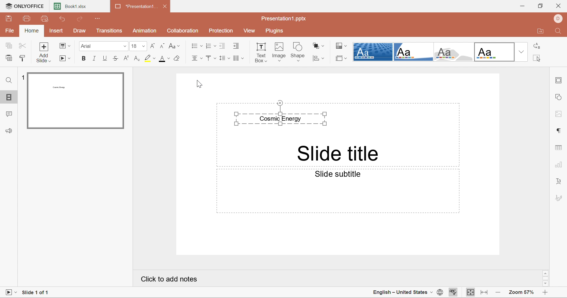  Describe the element at coordinates (25, 6) in the screenshot. I see `ONLYOFFICE` at that location.